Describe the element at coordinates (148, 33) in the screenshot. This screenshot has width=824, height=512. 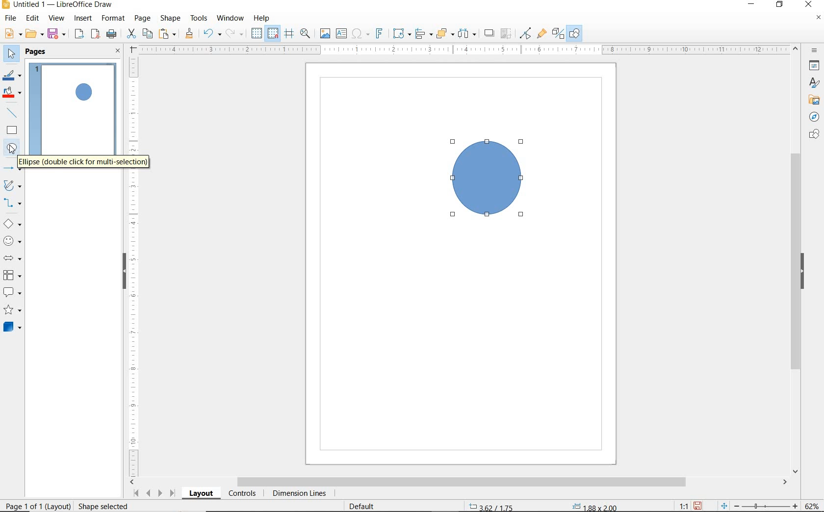
I see `COPY` at that location.